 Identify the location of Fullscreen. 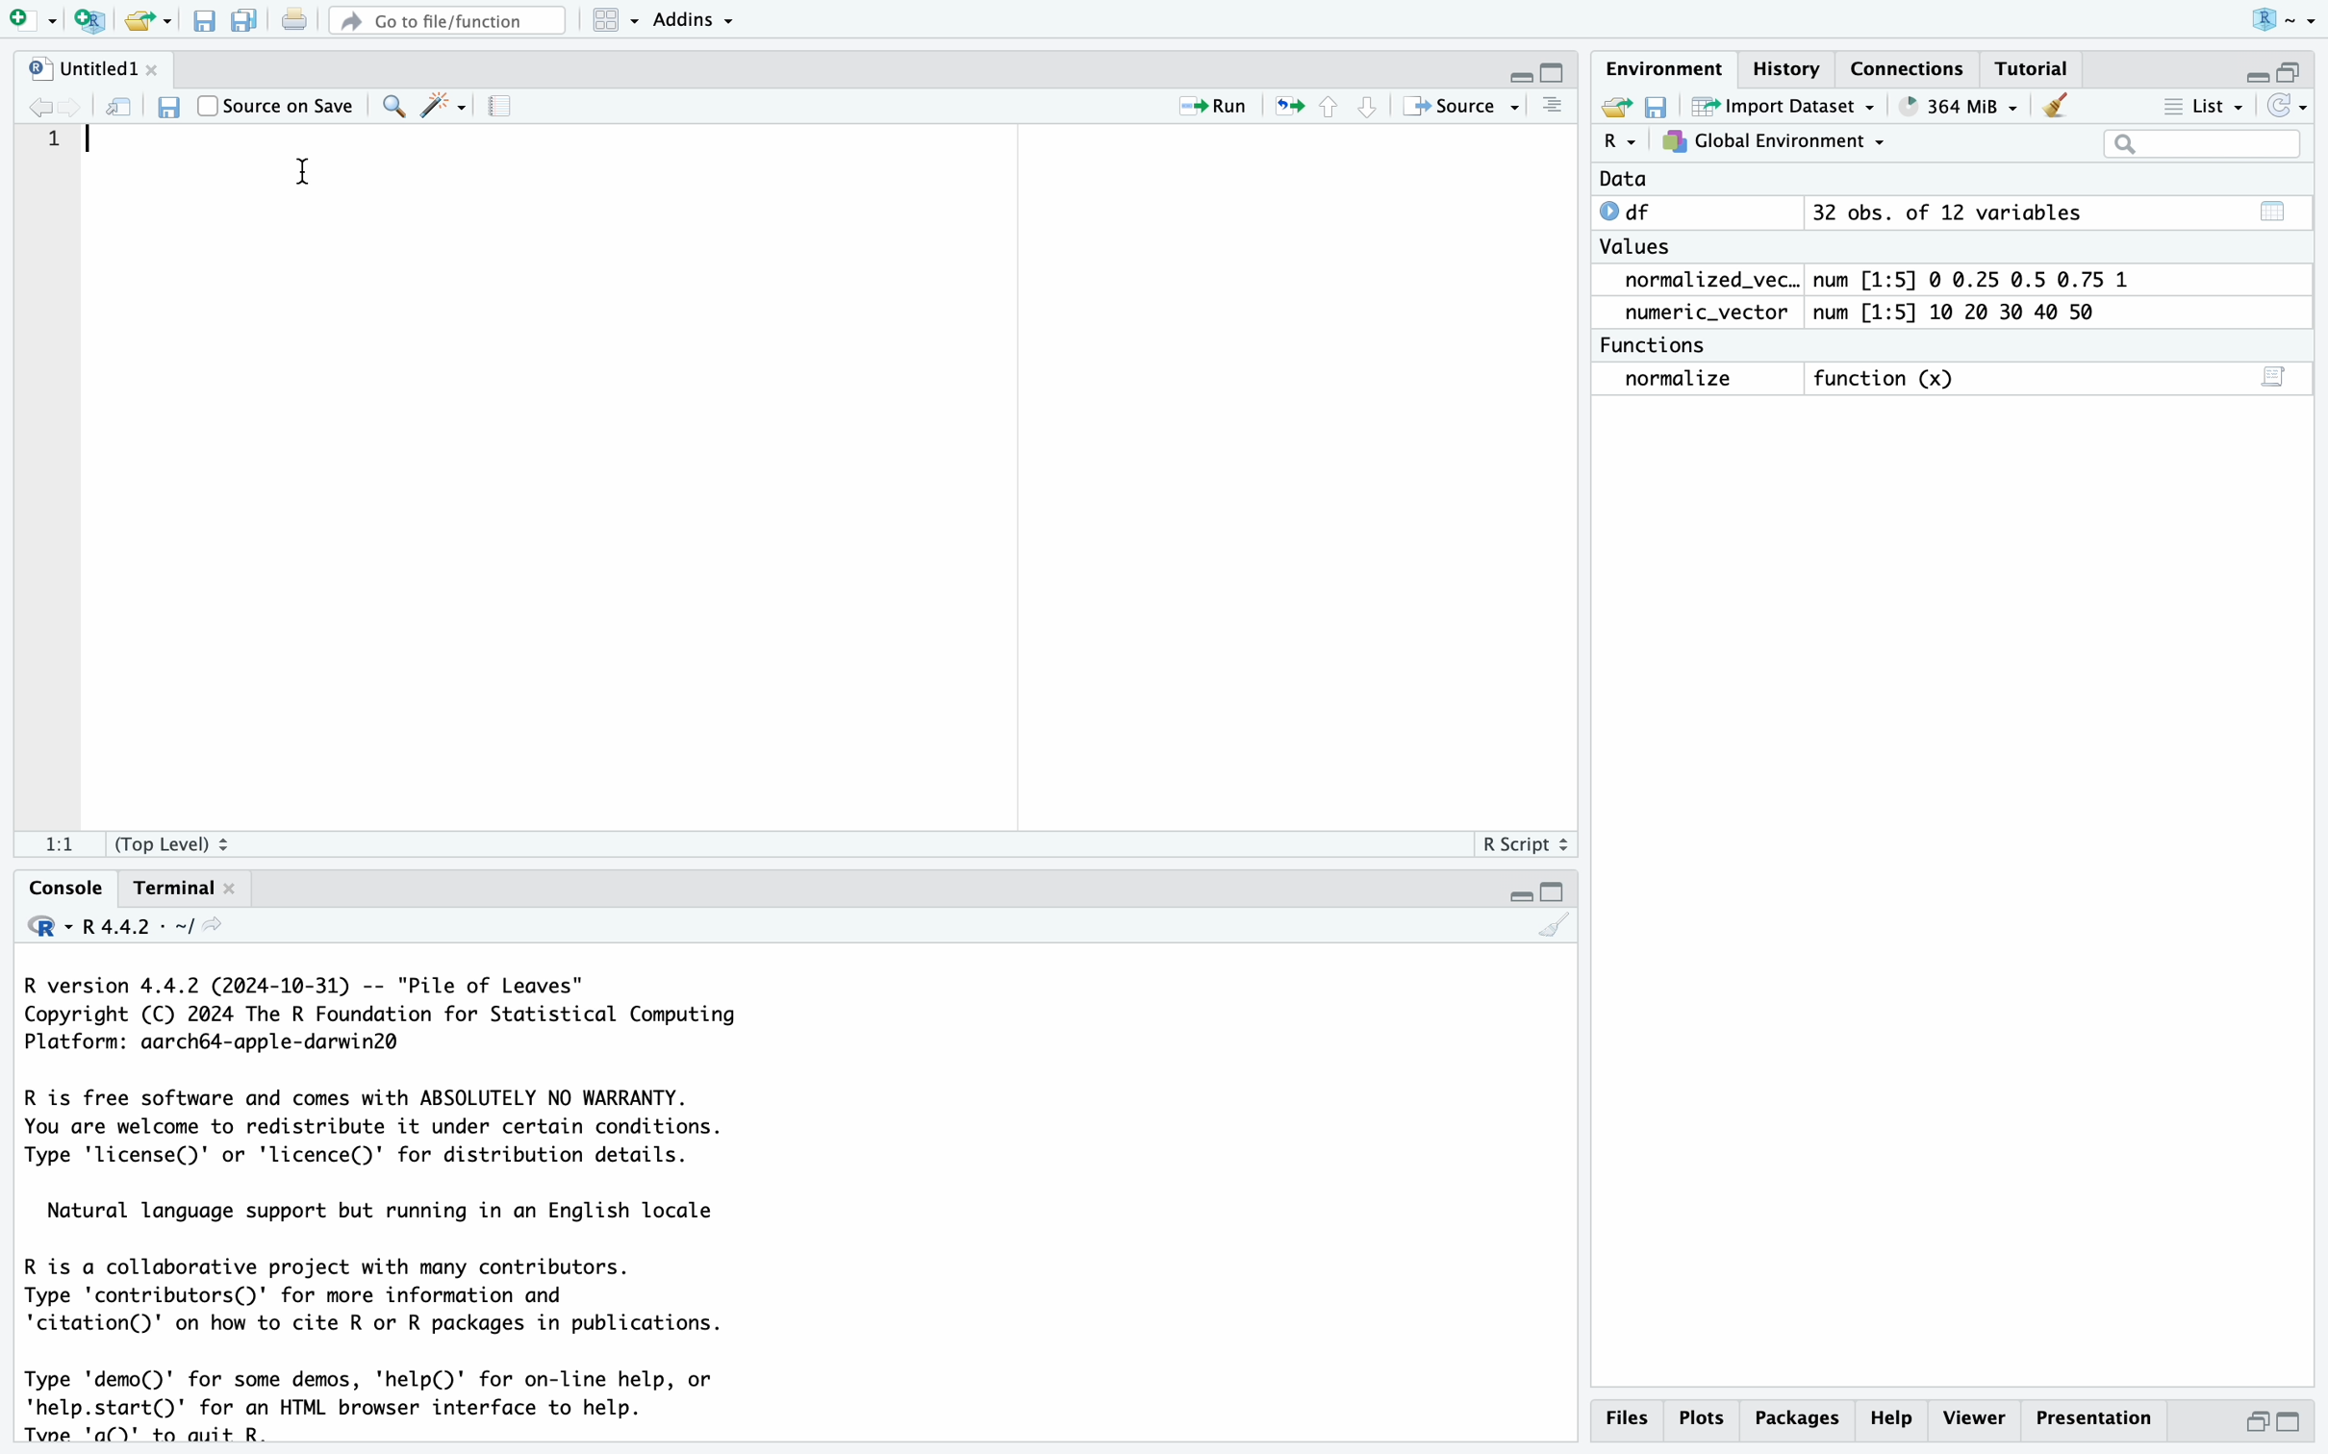
(1531, 893).